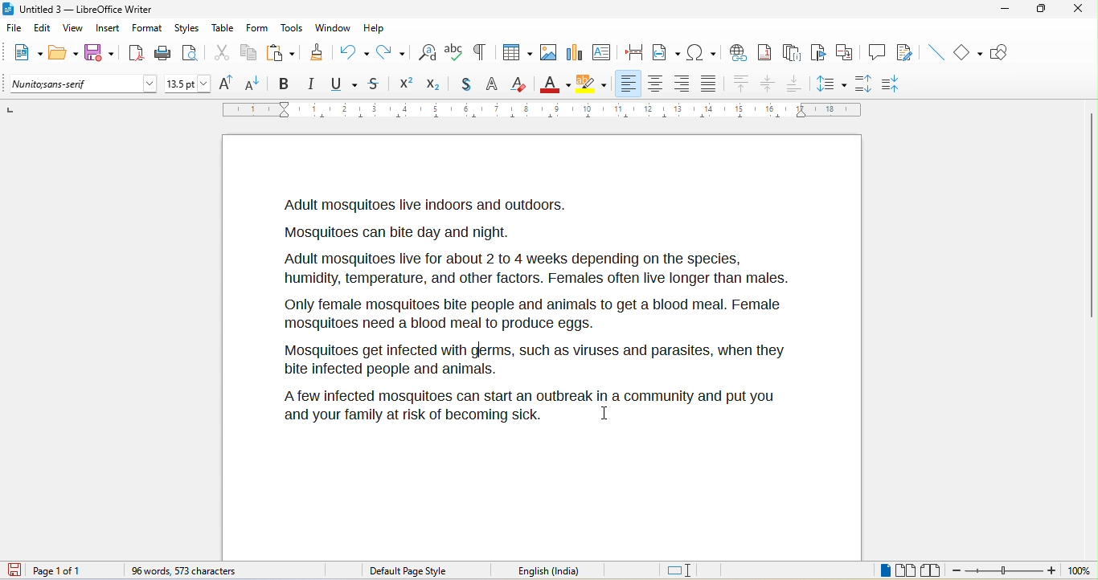  What do you see at coordinates (555, 570) in the screenshot?
I see `English (India)` at bounding box center [555, 570].